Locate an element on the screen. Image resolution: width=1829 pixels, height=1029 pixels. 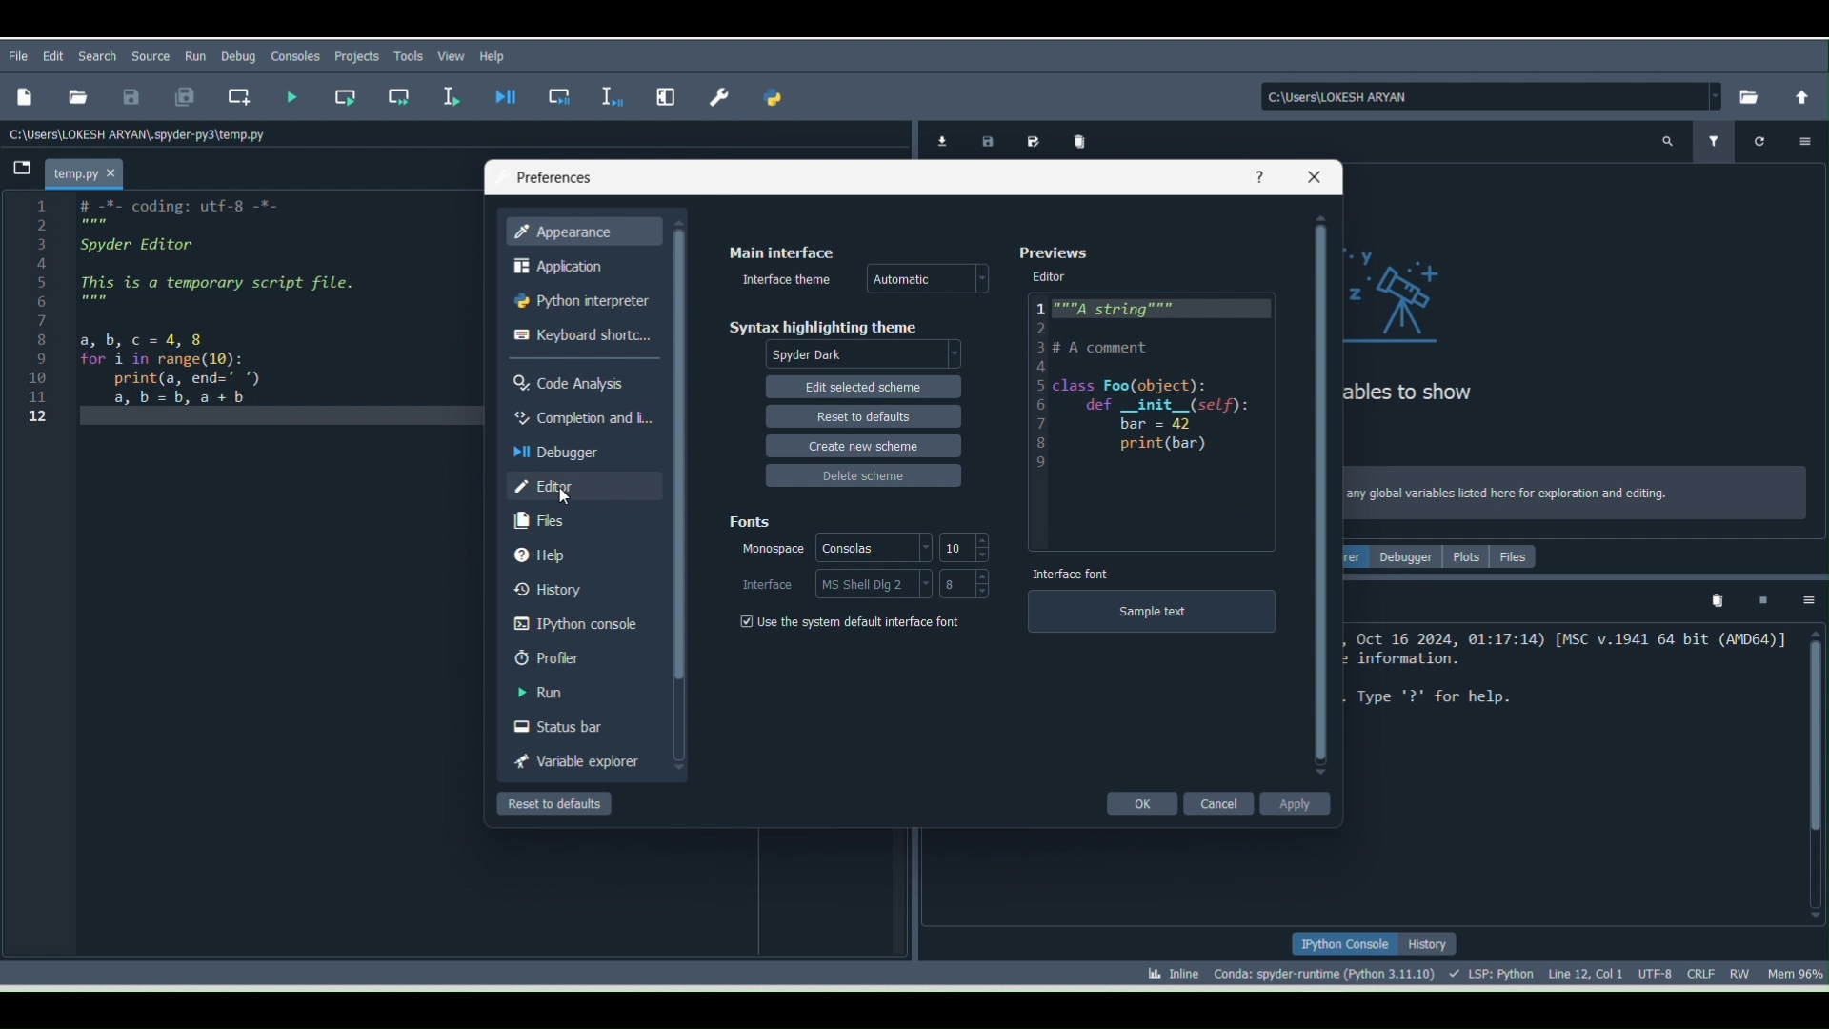
Files is located at coordinates (581, 520).